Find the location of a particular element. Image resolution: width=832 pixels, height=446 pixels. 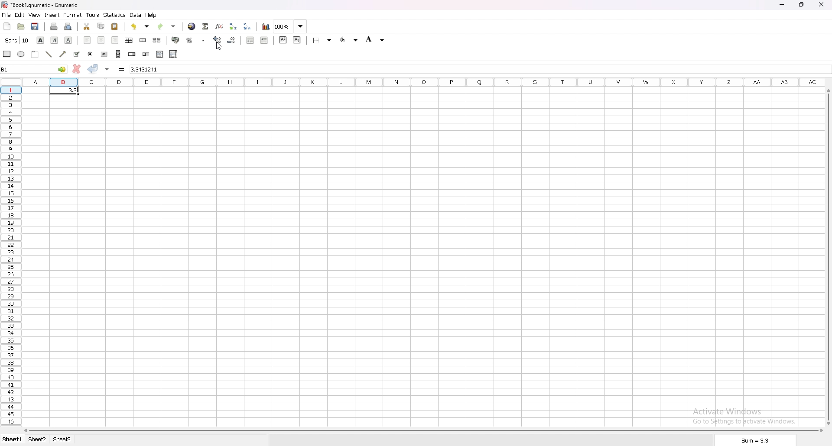

italic is located at coordinates (55, 40).